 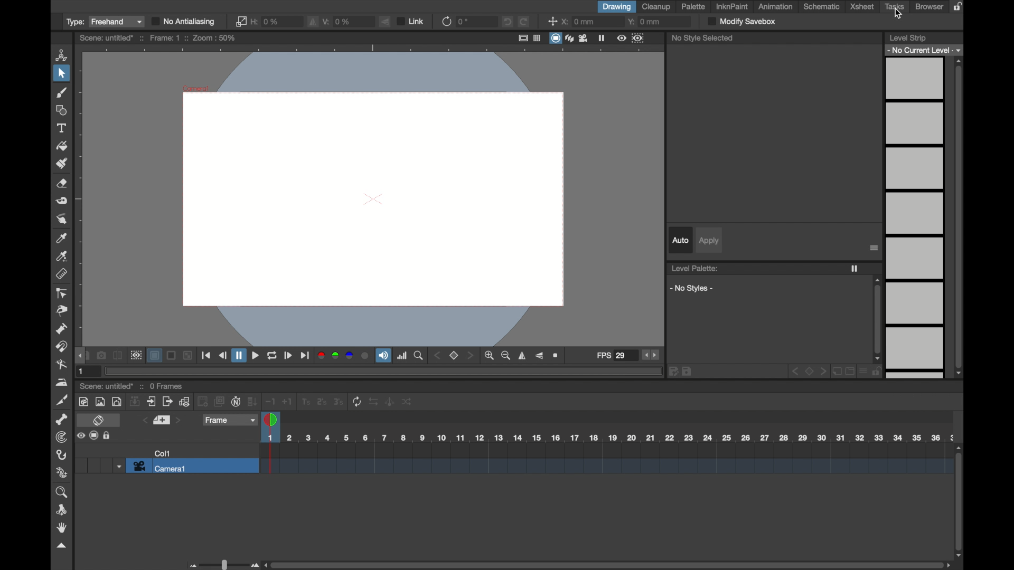 What do you see at coordinates (603, 459) in the screenshot?
I see `scene` at bounding box center [603, 459].